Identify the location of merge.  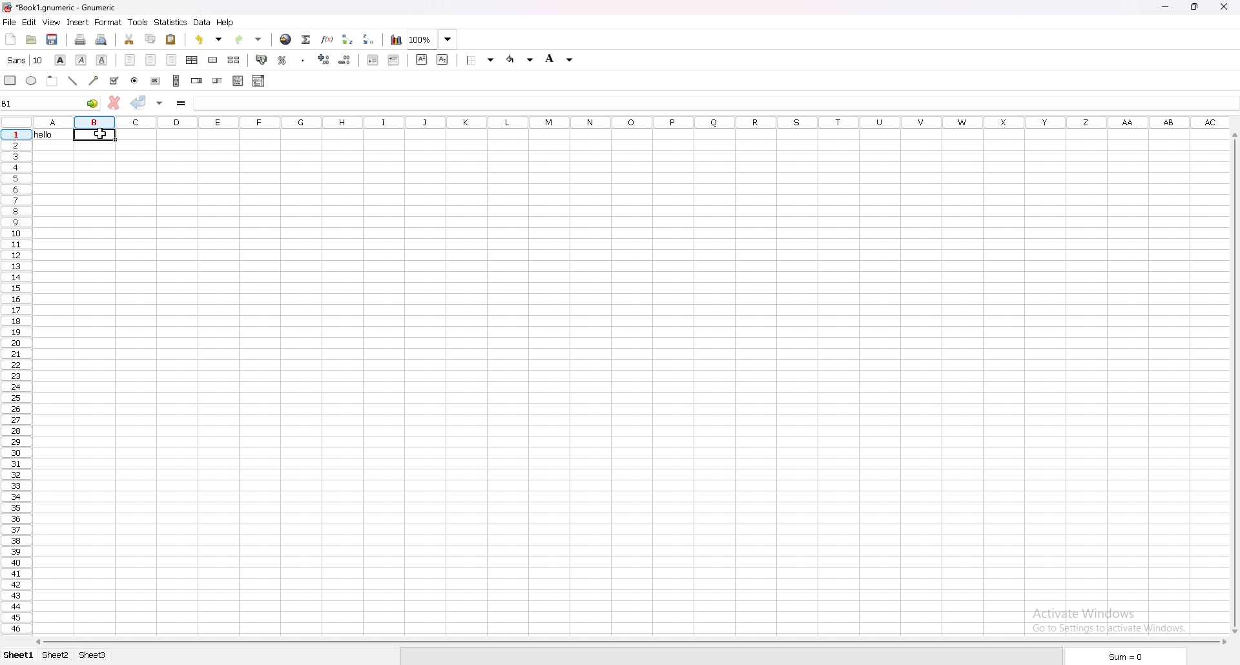
(212, 60).